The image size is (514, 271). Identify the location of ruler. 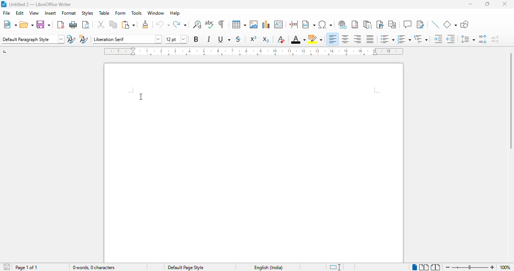
(254, 52).